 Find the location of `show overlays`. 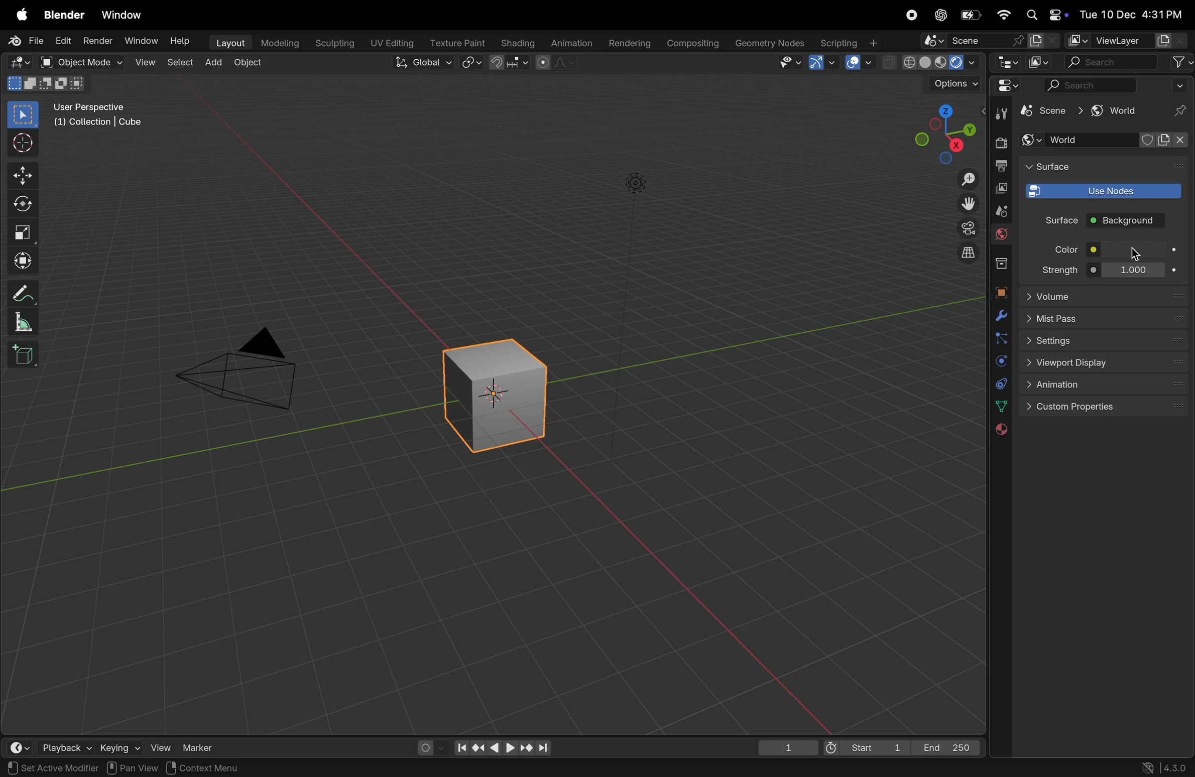

show overlays is located at coordinates (861, 62).